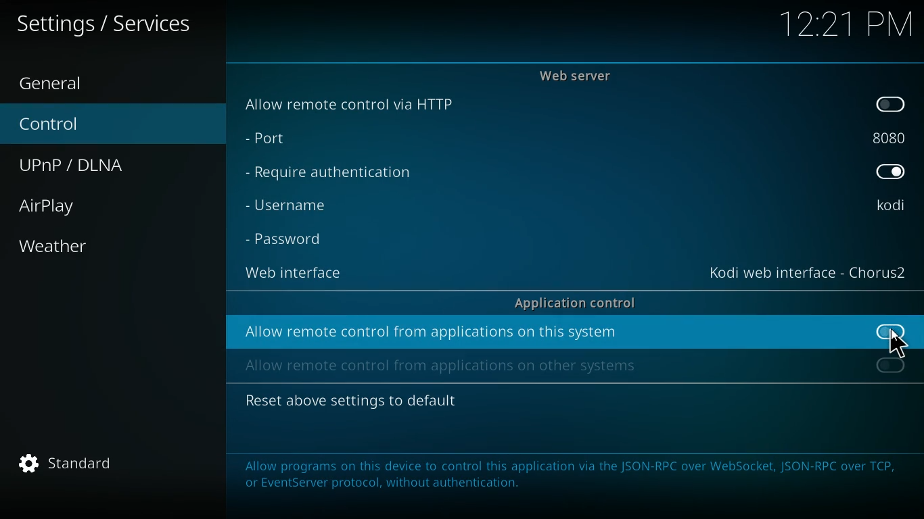 Image resolution: width=924 pixels, height=519 pixels. What do you see at coordinates (892, 104) in the screenshot?
I see `off` at bounding box center [892, 104].